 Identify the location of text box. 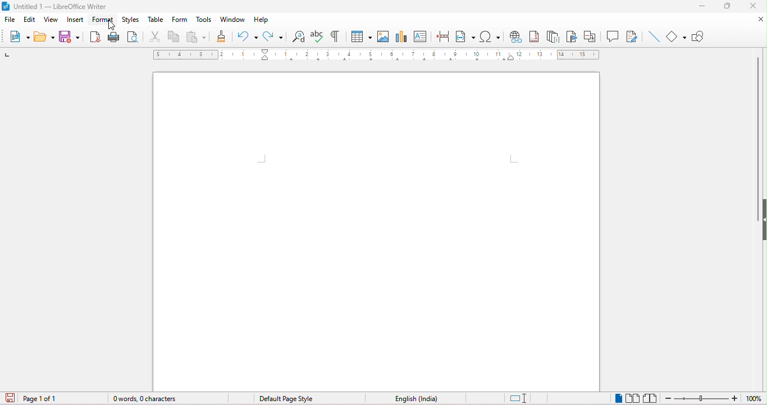
(422, 39).